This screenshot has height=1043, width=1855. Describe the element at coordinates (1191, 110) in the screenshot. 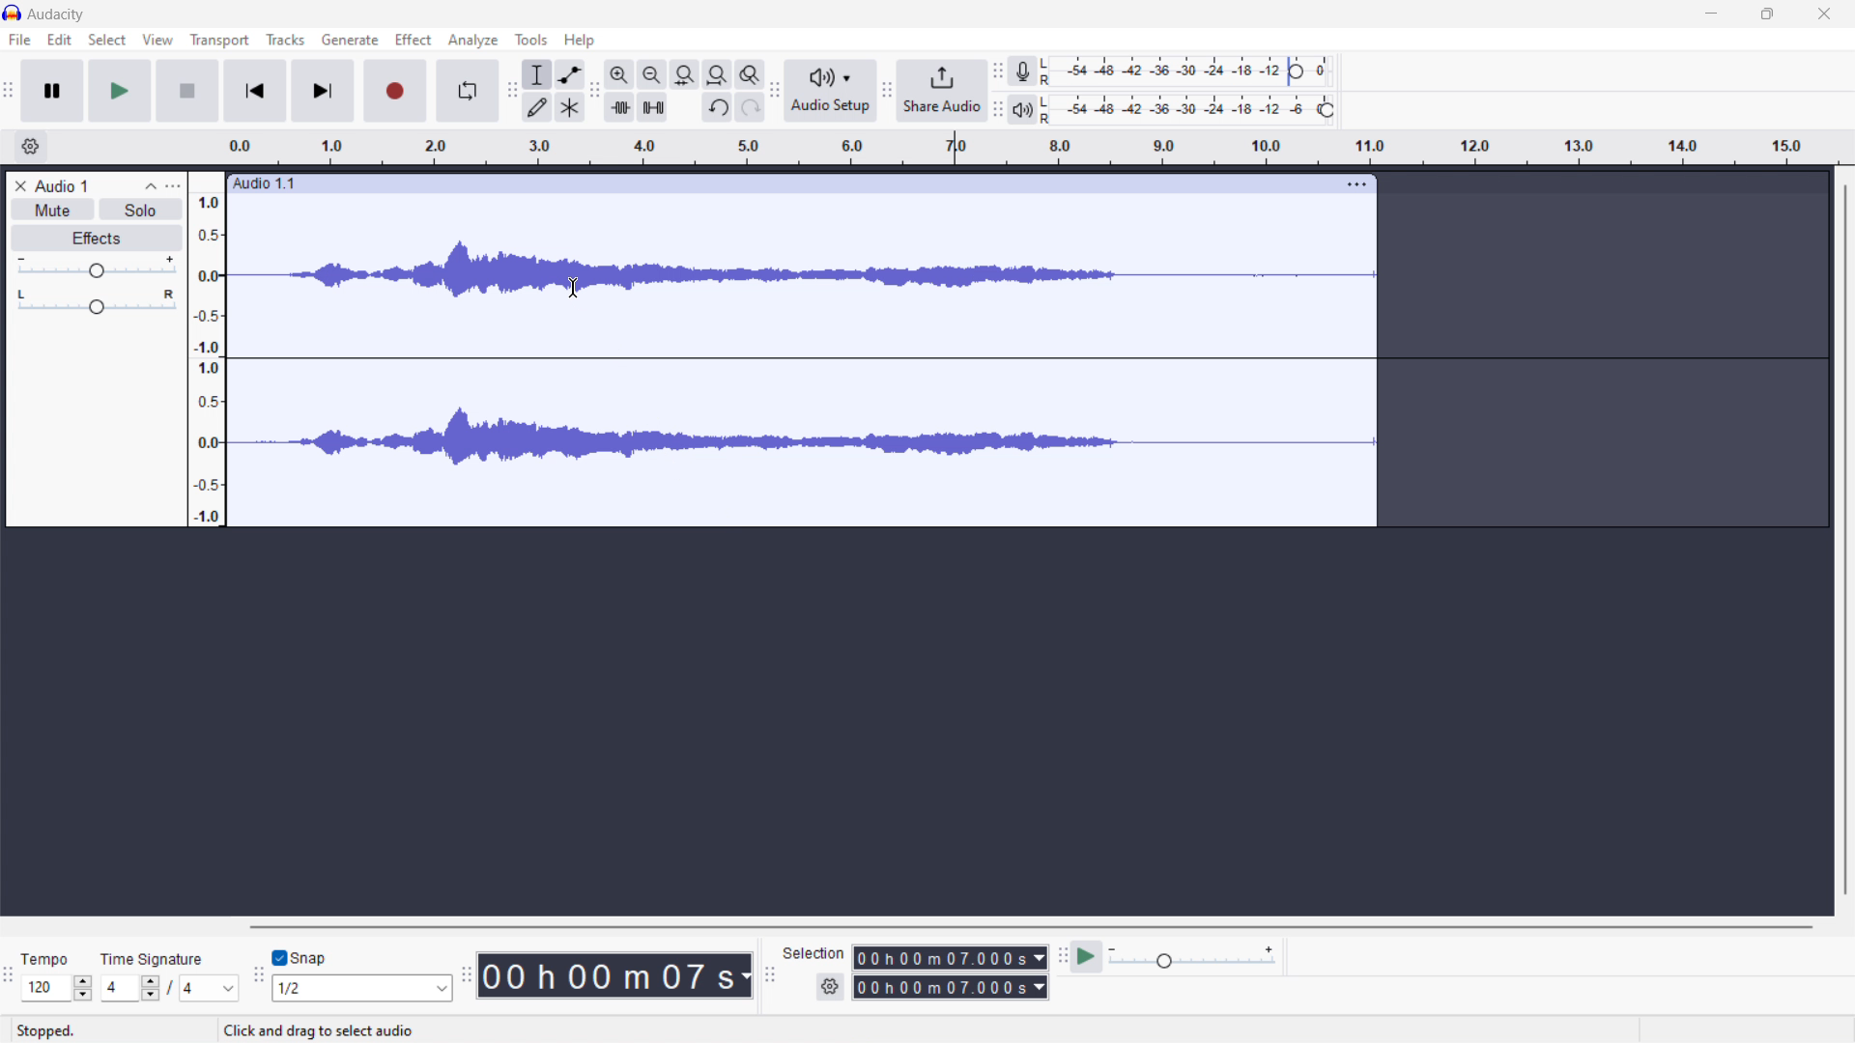

I see `playback level` at that location.